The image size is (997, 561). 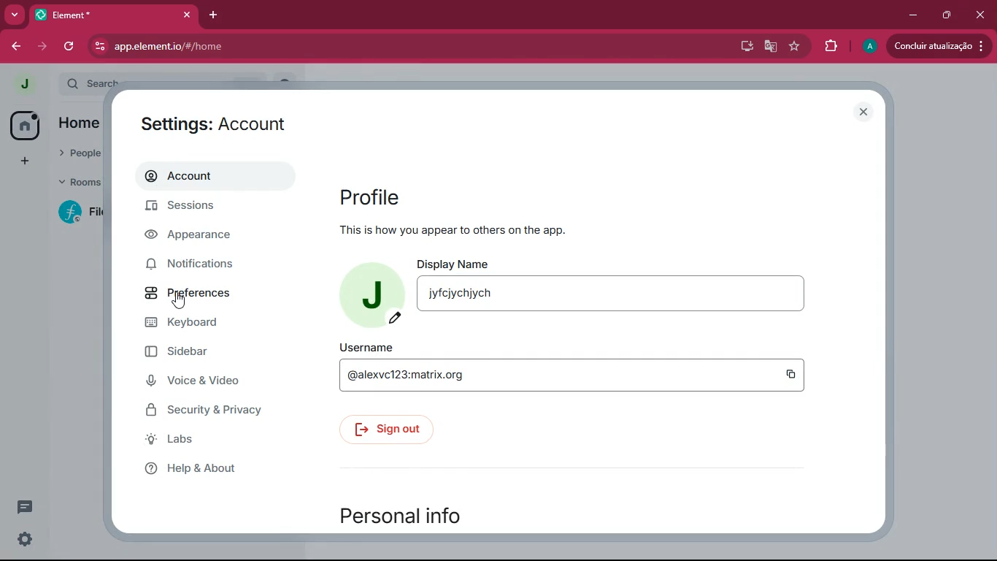 I want to click on home, so click(x=26, y=126).